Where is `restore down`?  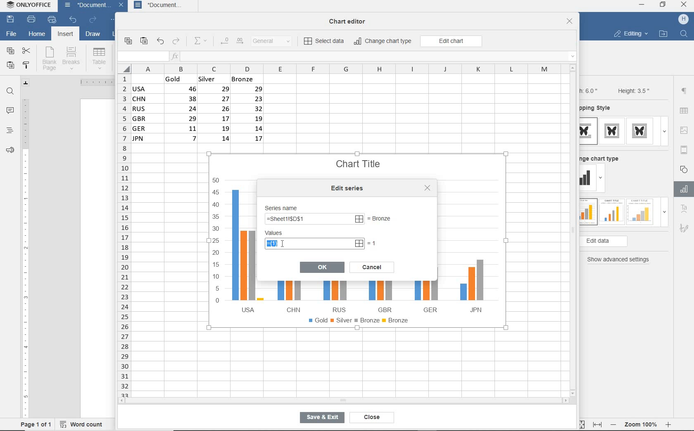 restore down is located at coordinates (663, 5).